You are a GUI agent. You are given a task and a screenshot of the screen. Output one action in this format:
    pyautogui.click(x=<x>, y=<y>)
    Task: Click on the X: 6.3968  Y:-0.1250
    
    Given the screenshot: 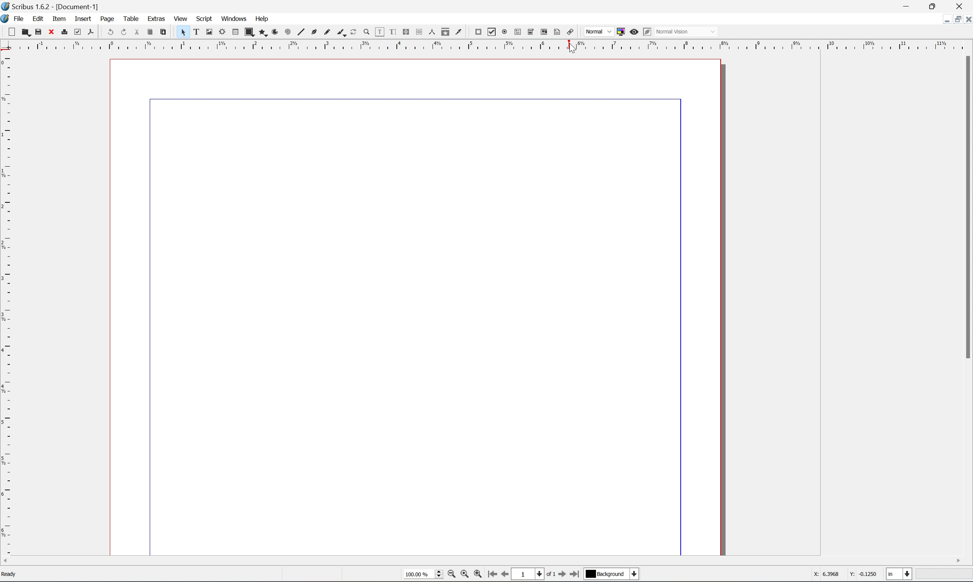 What is the action you would take?
    pyautogui.click(x=843, y=573)
    